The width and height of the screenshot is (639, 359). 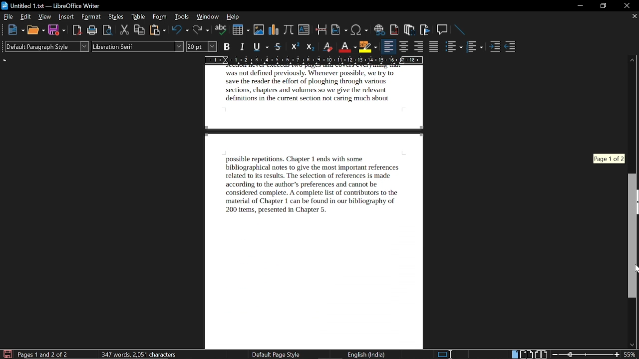 What do you see at coordinates (585, 355) in the screenshot?
I see `change zoom` at bounding box center [585, 355].